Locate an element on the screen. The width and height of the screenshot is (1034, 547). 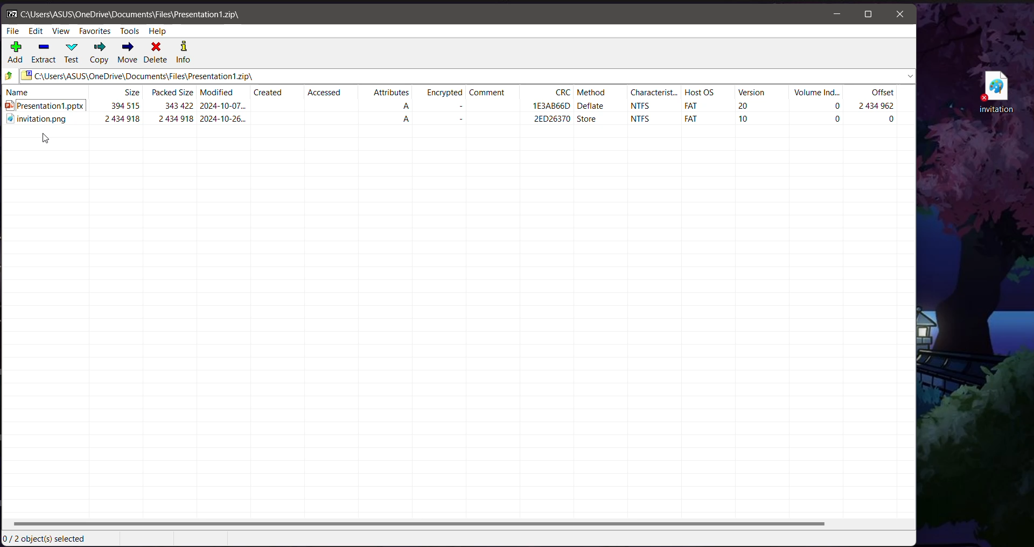
Copy is located at coordinates (99, 53).